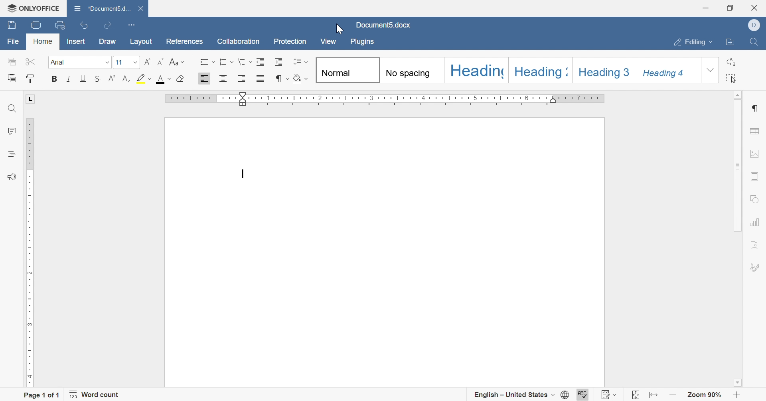 This screenshot has height=401, width=766. Describe the element at coordinates (96, 394) in the screenshot. I see `word count` at that location.